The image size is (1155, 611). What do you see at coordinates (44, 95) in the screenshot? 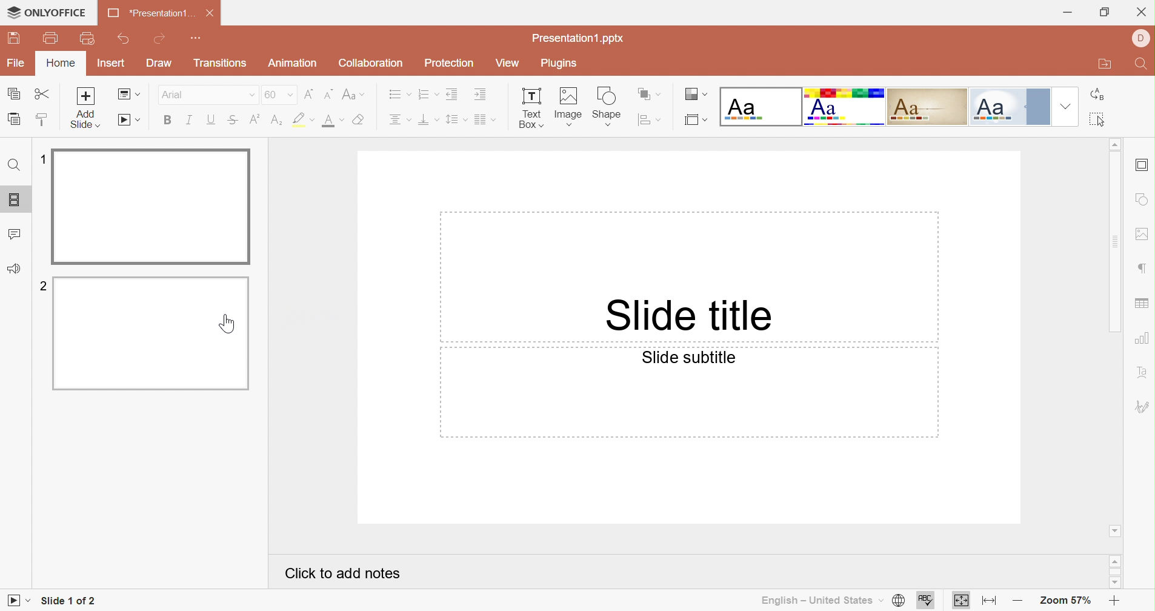
I see `Cut` at bounding box center [44, 95].